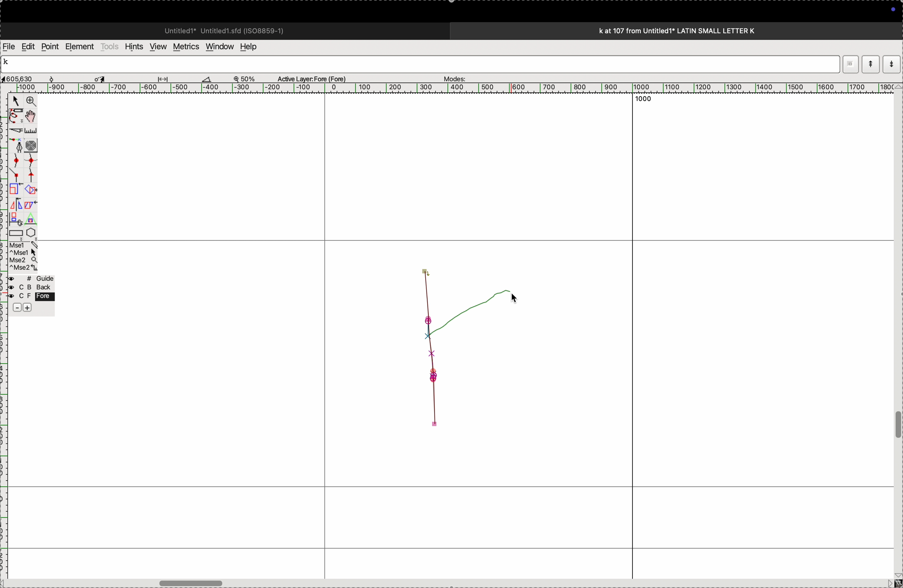 The height and width of the screenshot is (588, 903). What do you see at coordinates (9, 63) in the screenshot?
I see `K` at bounding box center [9, 63].